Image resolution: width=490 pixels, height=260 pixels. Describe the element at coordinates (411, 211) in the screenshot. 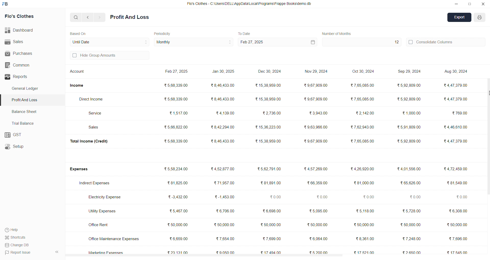

I see `₹ 5,728.00` at that location.